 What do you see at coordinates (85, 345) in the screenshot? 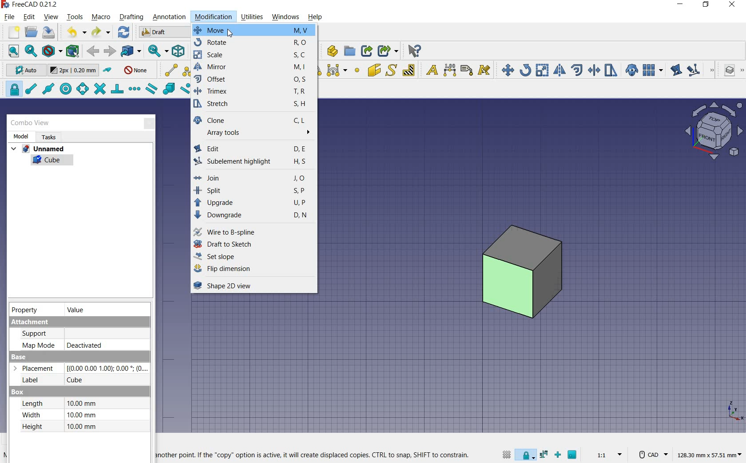
I see `deactivated` at bounding box center [85, 345].